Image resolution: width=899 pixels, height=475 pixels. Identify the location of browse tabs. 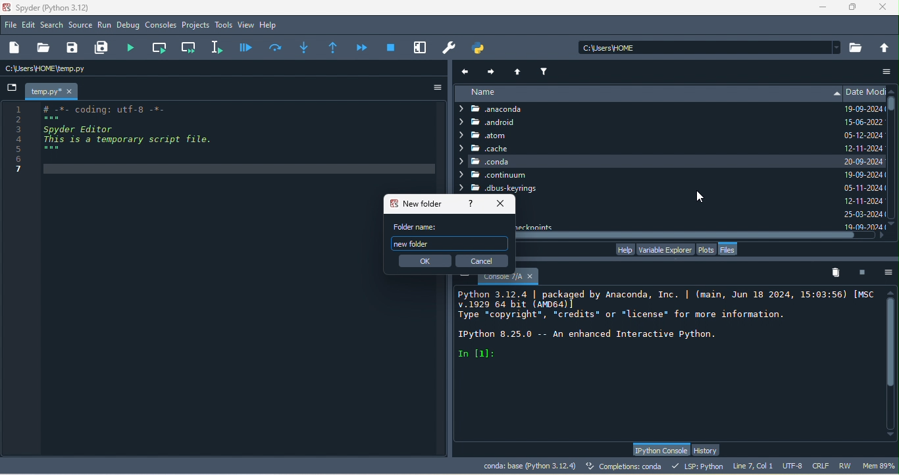
(12, 89).